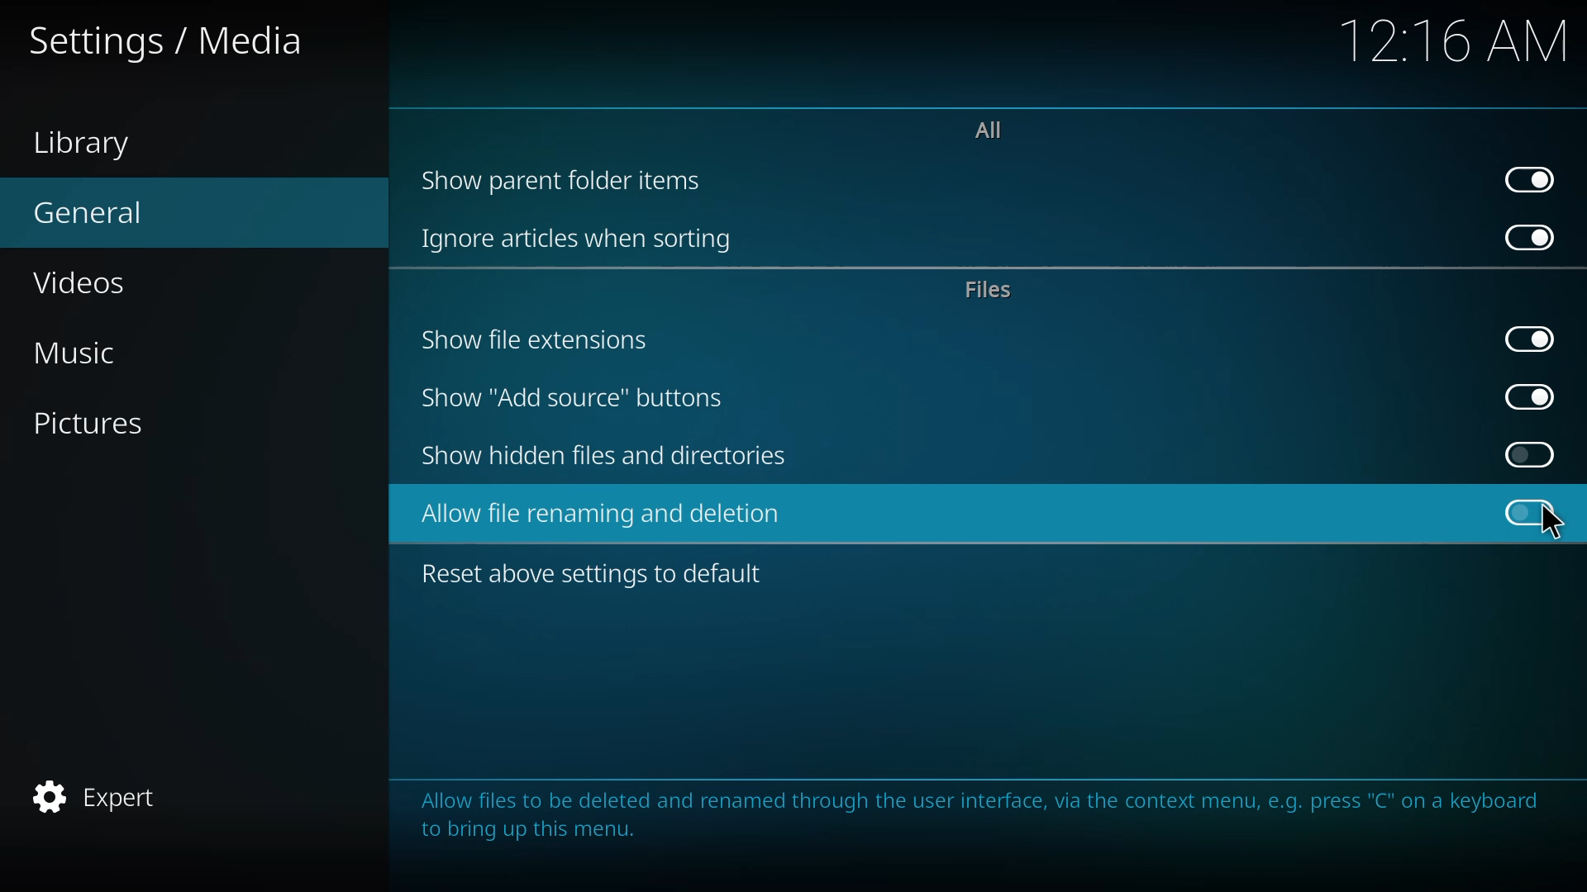 Image resolution: width=1587 pixels, height=892 pixels. Describe the element at coordinates (174, 40) in the screenshot. I see `settings media` at that location.